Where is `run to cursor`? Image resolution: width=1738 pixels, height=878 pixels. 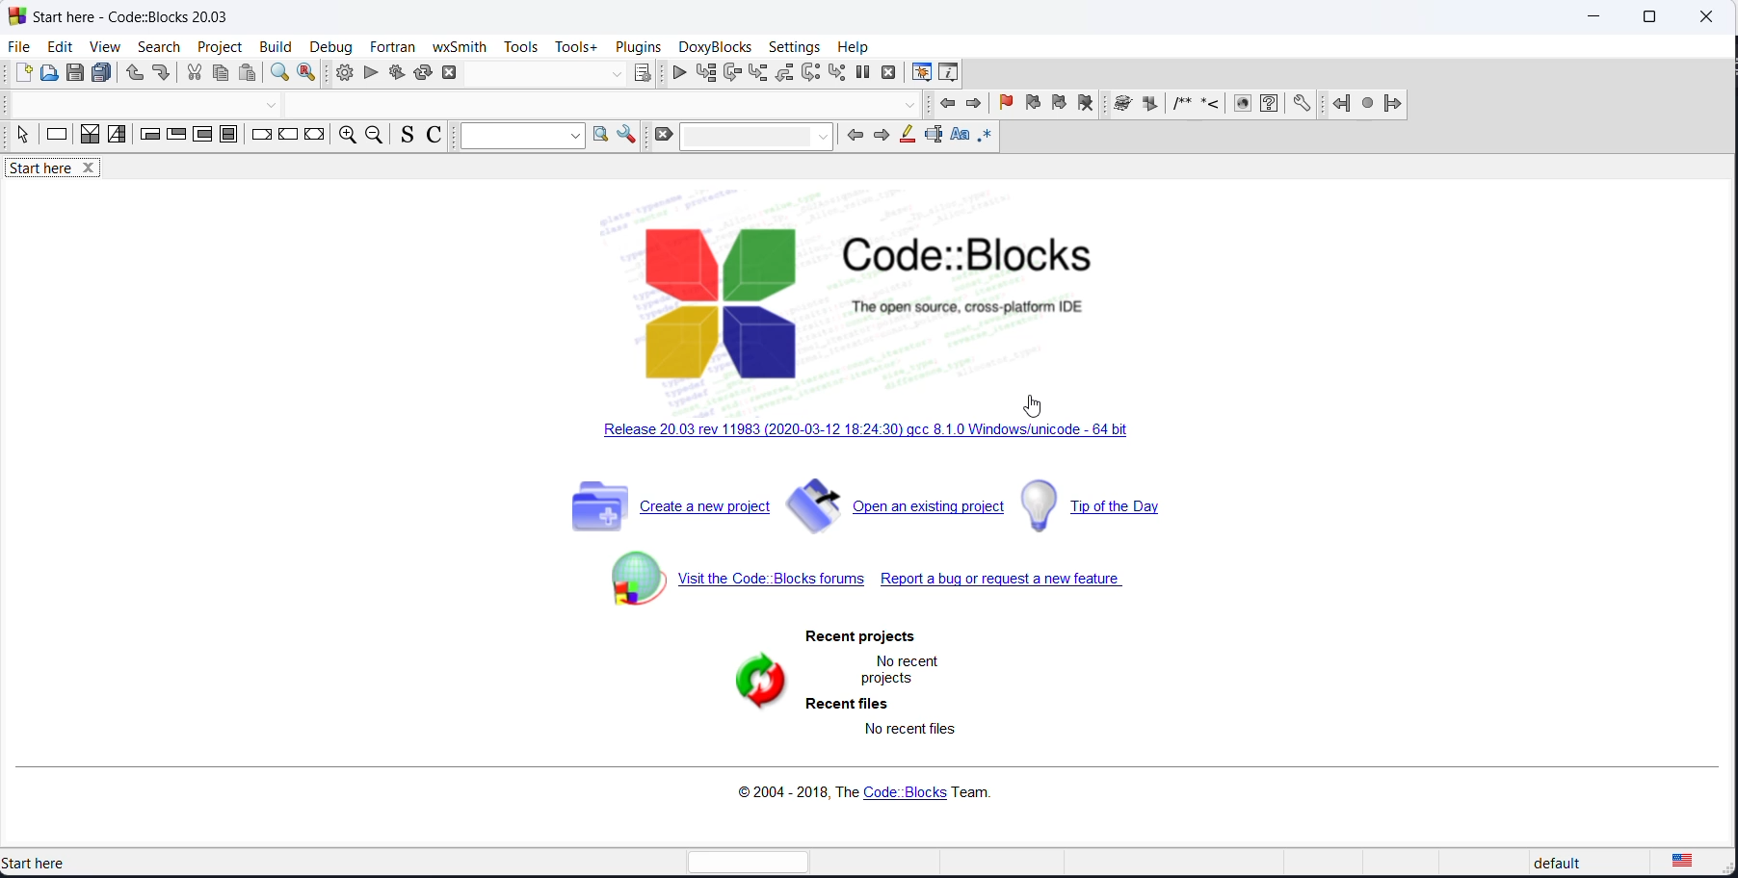 run to cursor is located at coordinates (709, 73).